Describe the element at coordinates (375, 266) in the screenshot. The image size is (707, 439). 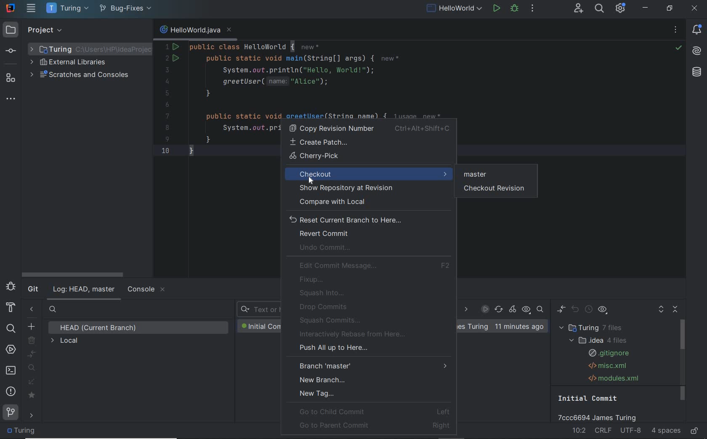
I see `edit commit message` at that location.